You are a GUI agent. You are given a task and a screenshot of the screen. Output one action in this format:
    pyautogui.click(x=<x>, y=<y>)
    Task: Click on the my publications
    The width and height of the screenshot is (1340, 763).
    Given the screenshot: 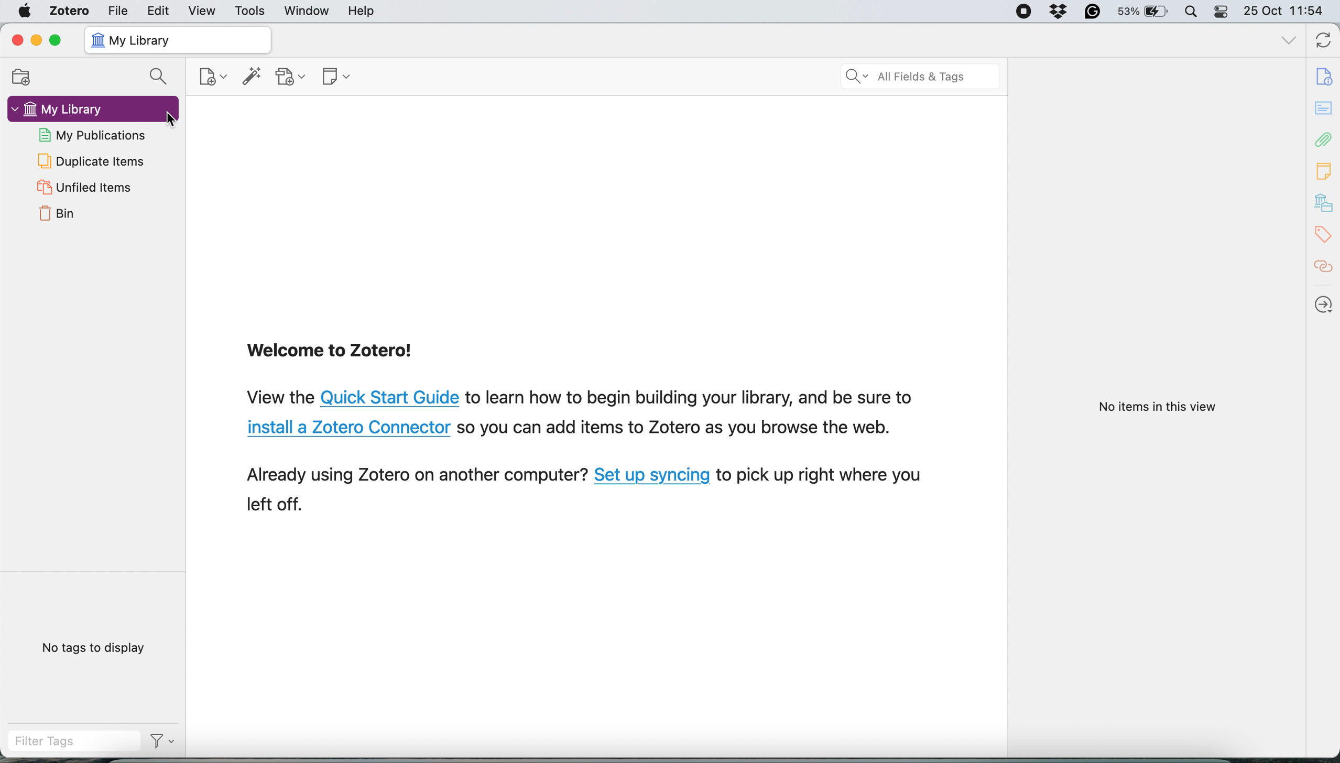 What is the action you would take?
    pyautogui.click(x=95, y=134)
    